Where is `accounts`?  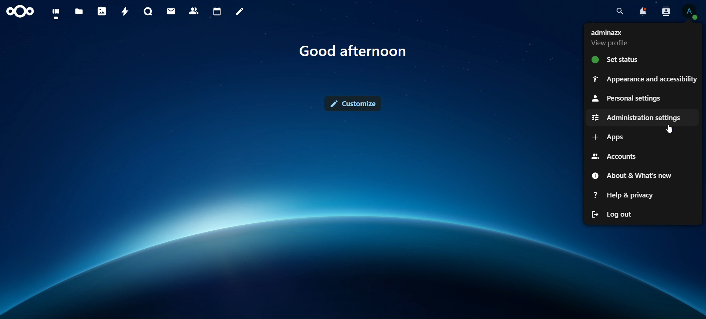 accounts is located at coordinates (614, 155).